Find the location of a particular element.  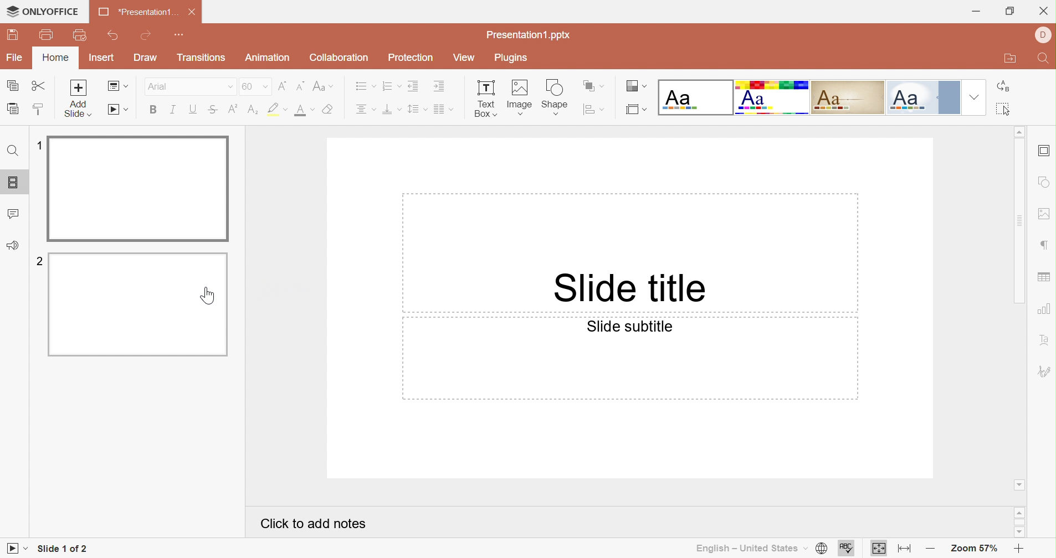

Align shape is located at coordinates (594, 110).